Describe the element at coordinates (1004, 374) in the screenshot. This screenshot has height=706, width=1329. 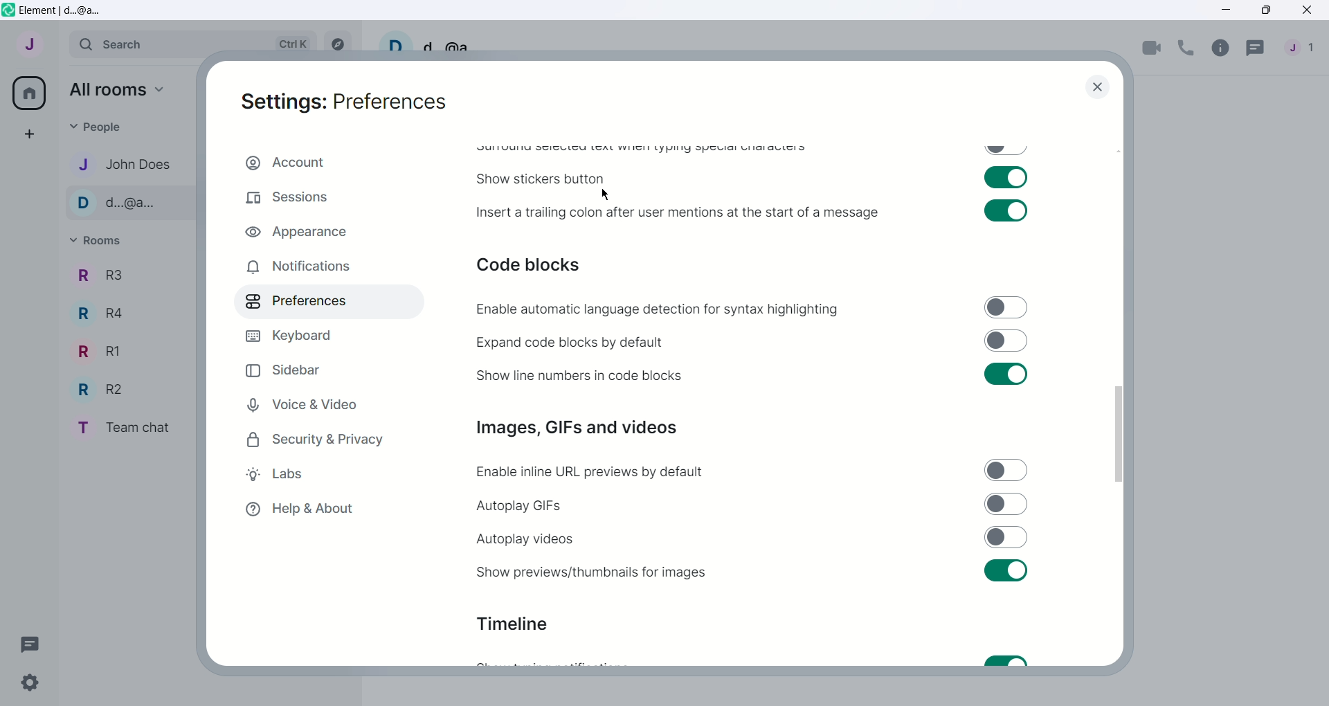
I see `Toggle swtich on for show line numbers in code blocks` at that location.